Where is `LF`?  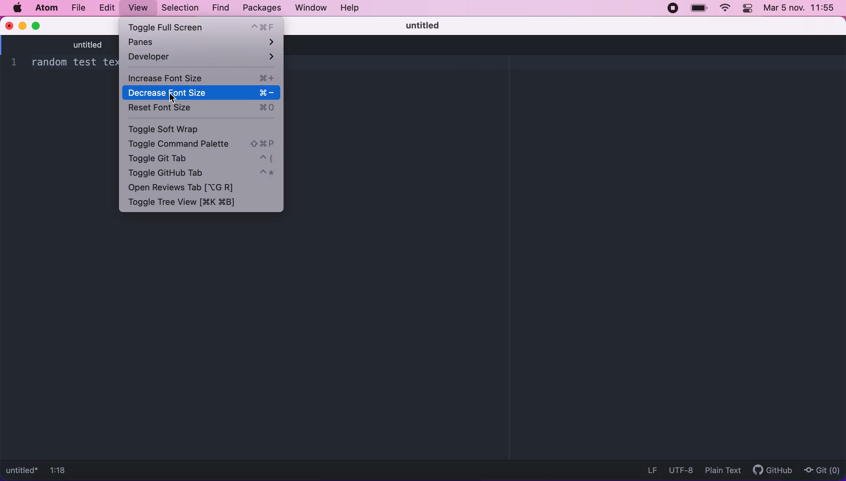 LF is located at coordinates (649, 469).